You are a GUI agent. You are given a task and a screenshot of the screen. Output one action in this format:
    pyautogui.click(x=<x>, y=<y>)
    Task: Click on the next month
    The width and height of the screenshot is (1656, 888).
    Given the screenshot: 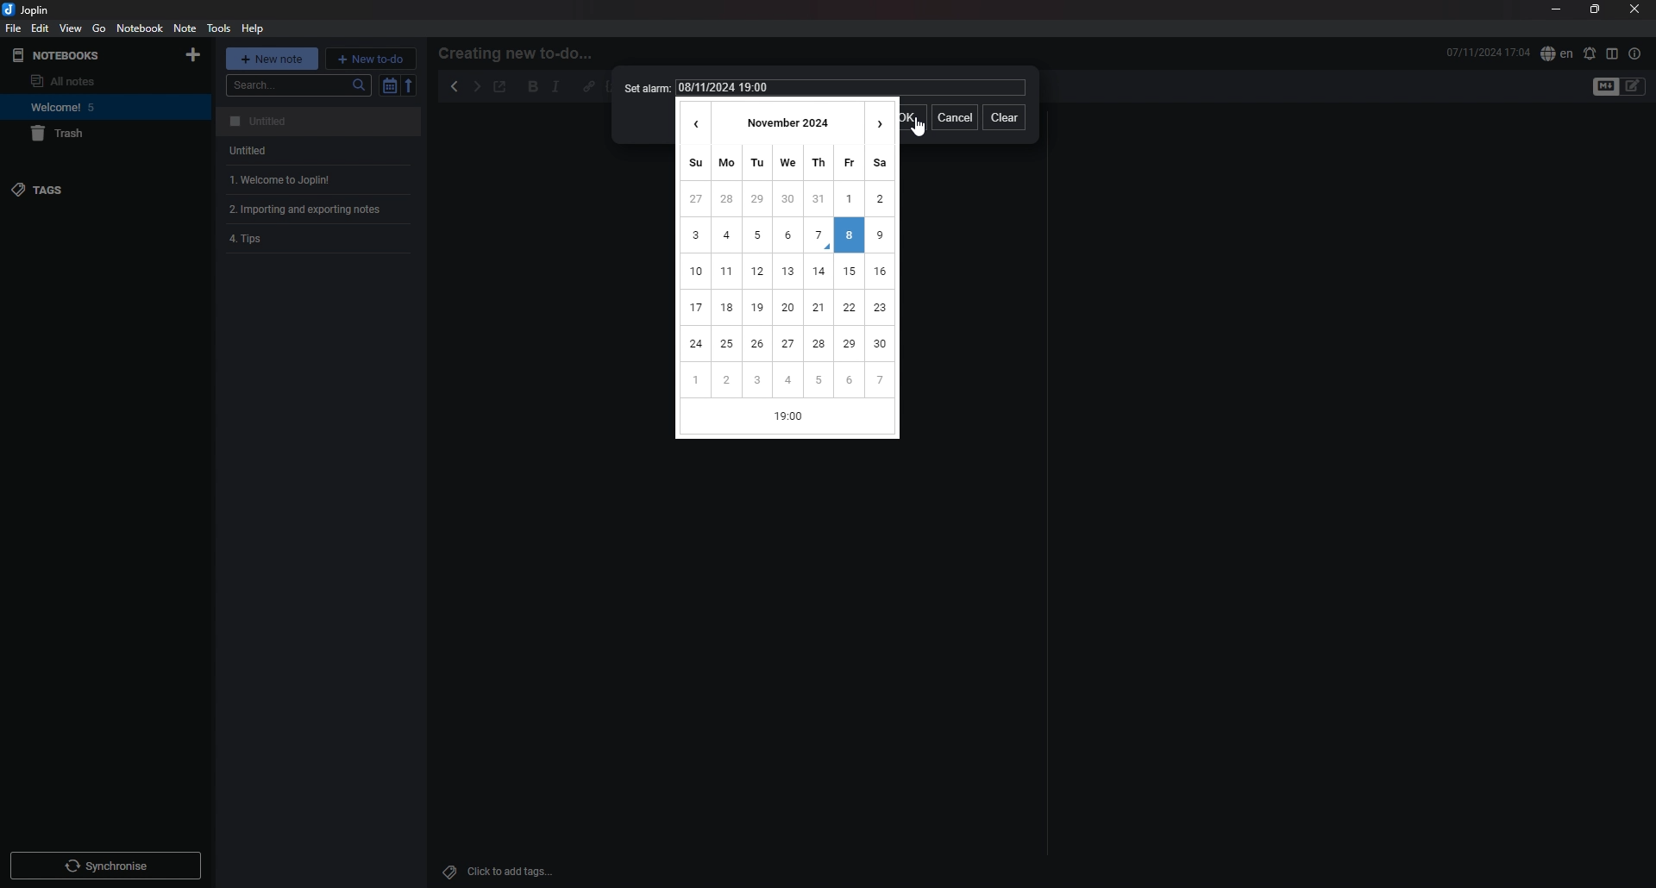 What is the action you would take?
    pyautogui.click(x=881, y=121)
    